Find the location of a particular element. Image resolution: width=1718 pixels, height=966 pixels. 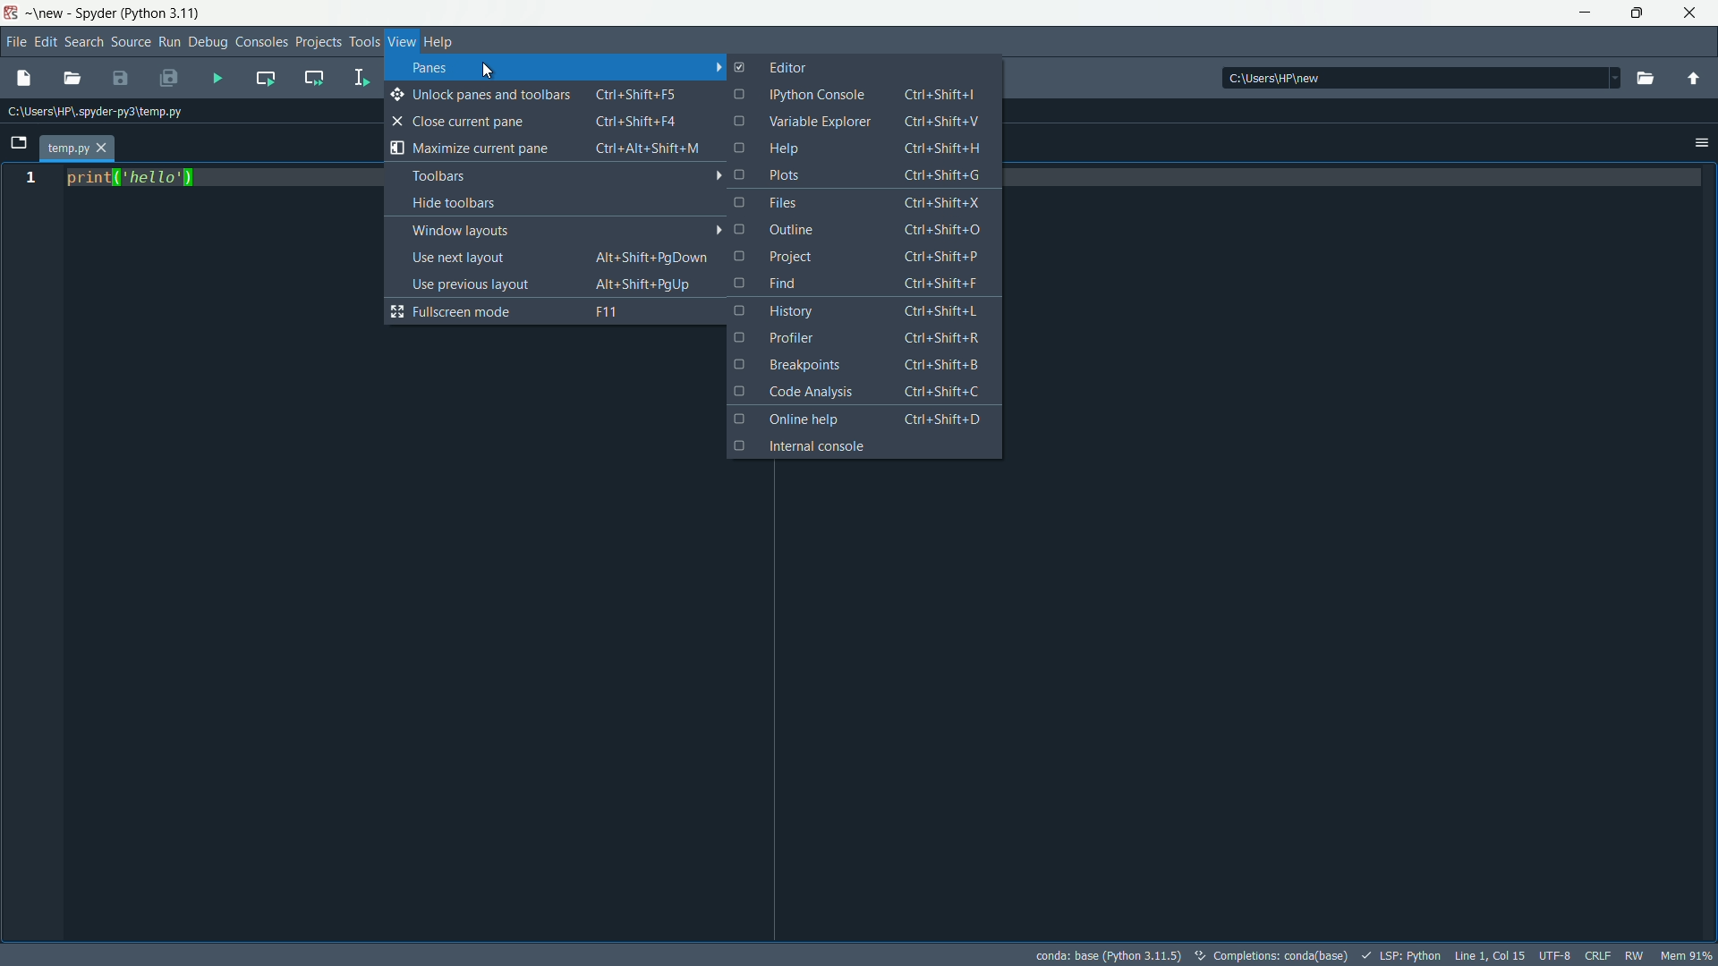

toolbars is located at coordinates (566, 176).